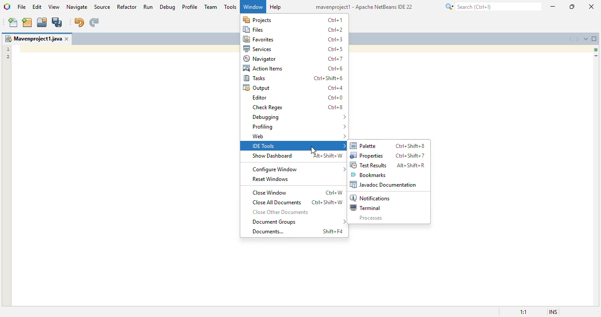  Describe the element at coordinates (94, 22) in the screenshot. I see `redo` at that location.